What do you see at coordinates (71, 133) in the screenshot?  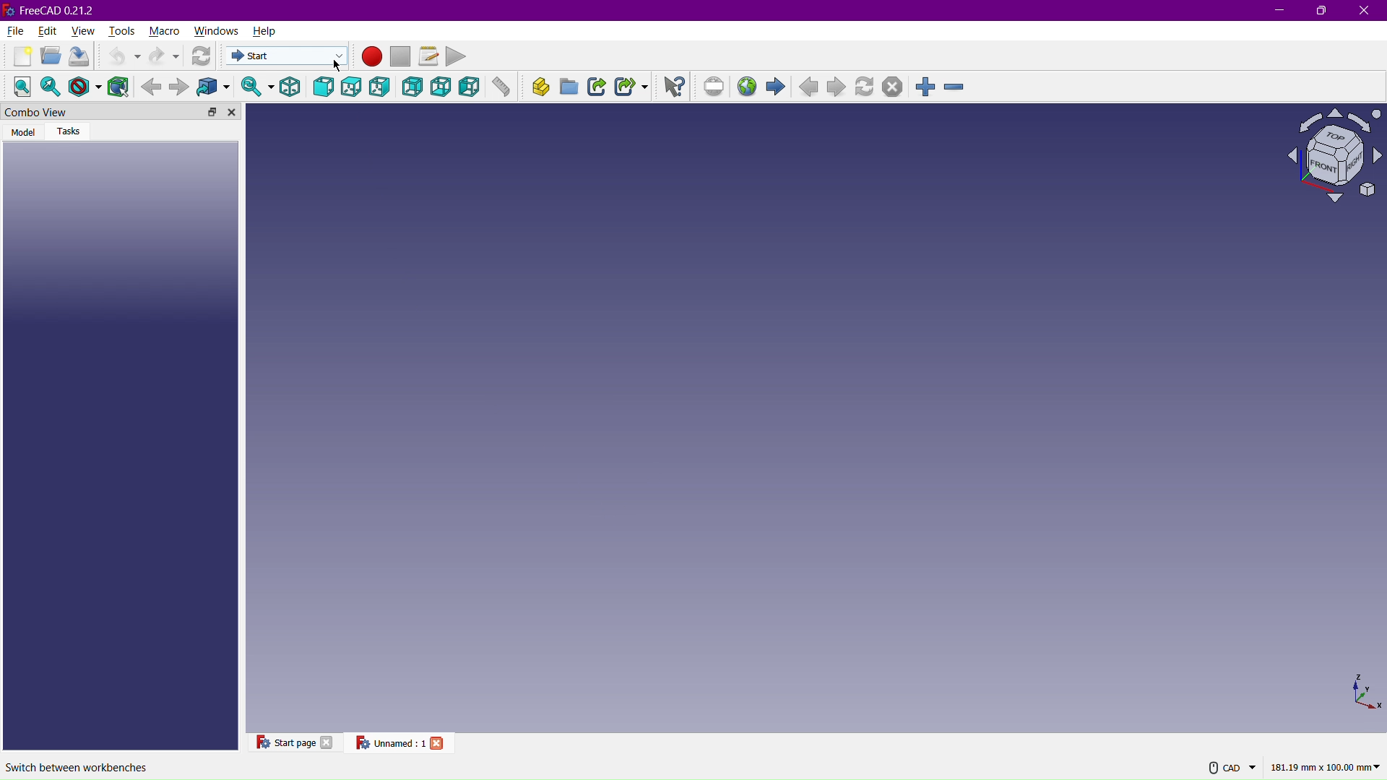 I see `Tasks` at bounding box center [71, 133].